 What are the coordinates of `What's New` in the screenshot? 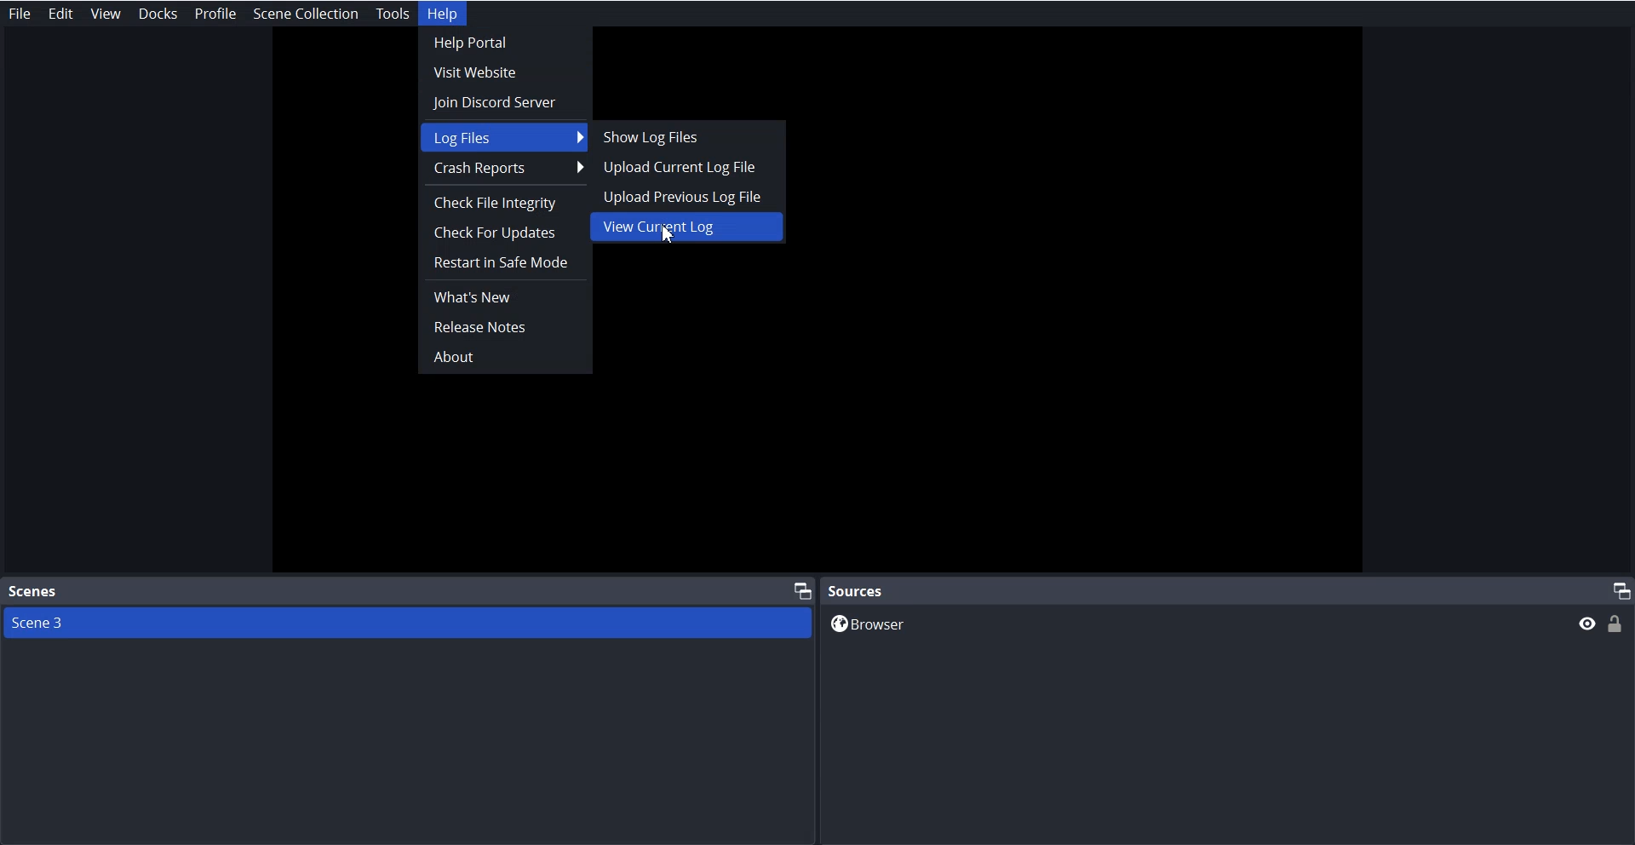 It's located at (503, 296).